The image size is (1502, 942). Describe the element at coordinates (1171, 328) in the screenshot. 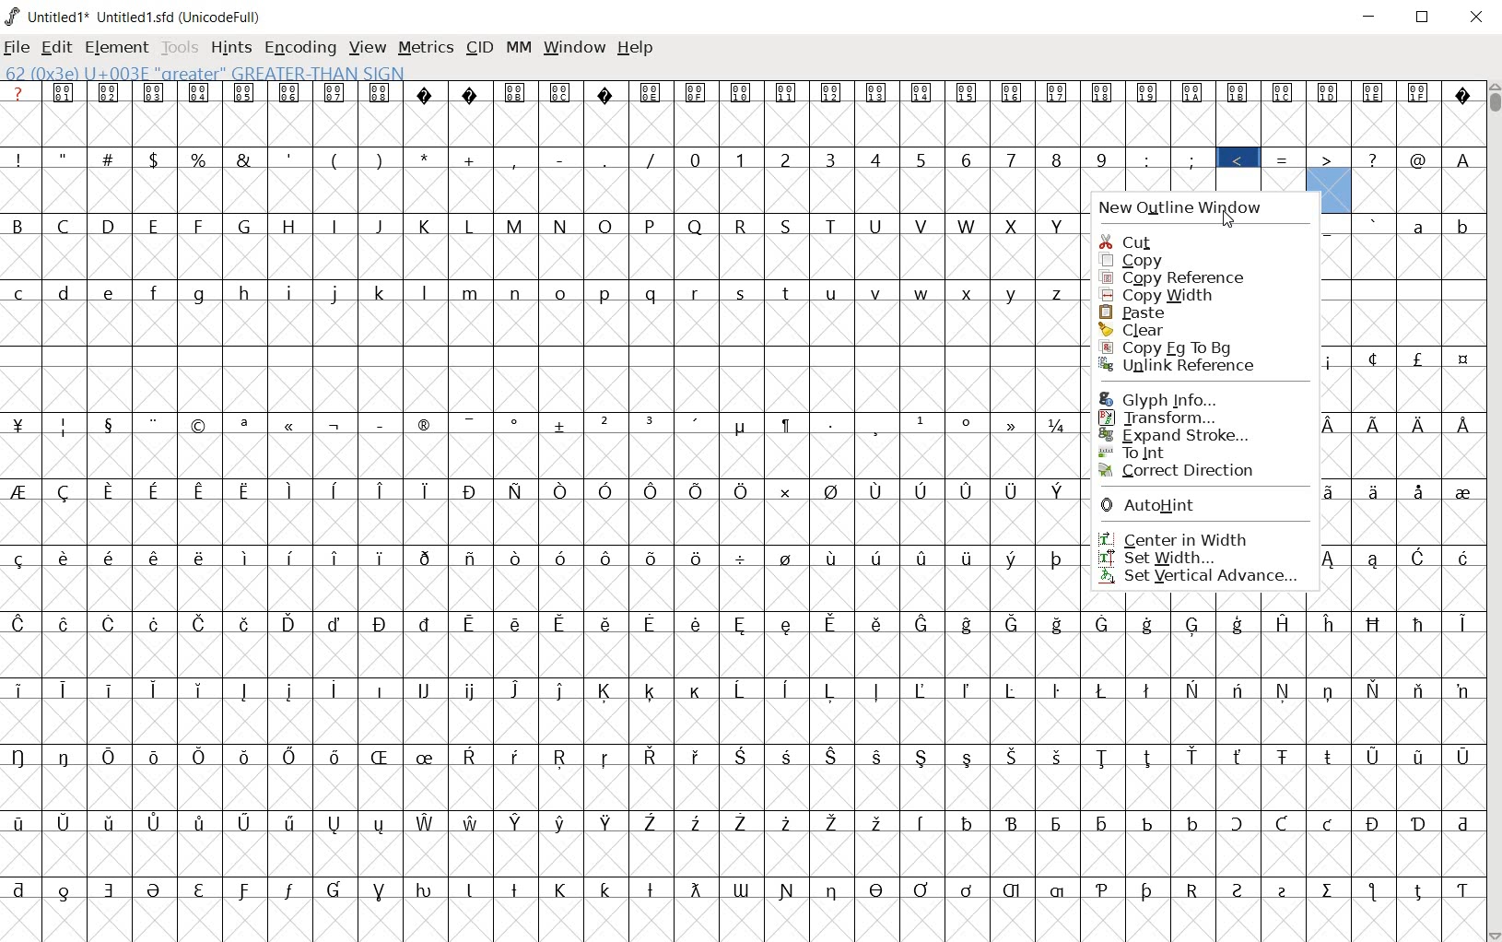

I see `clear` at that location.